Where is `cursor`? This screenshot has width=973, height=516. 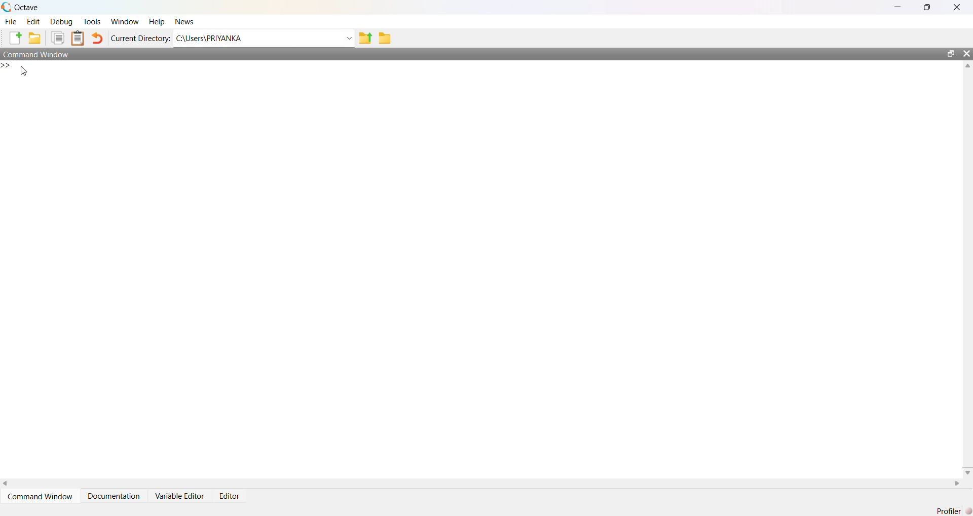 cursor is located at coordinates (23, 72).